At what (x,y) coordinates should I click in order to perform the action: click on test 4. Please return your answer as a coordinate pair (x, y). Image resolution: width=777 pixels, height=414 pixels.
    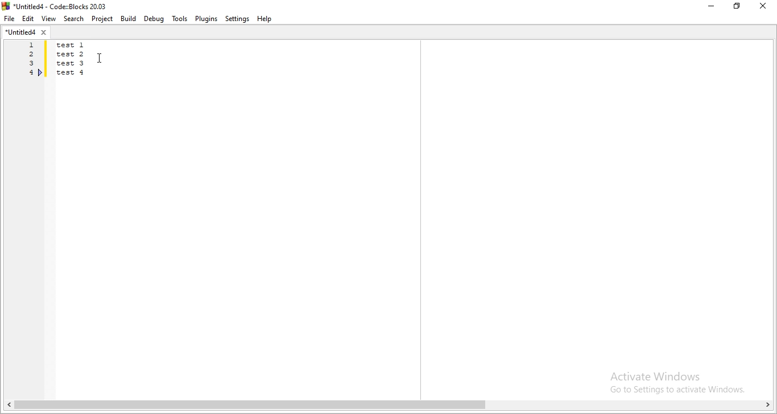
    Looking at the image, I should click on (72, 72).